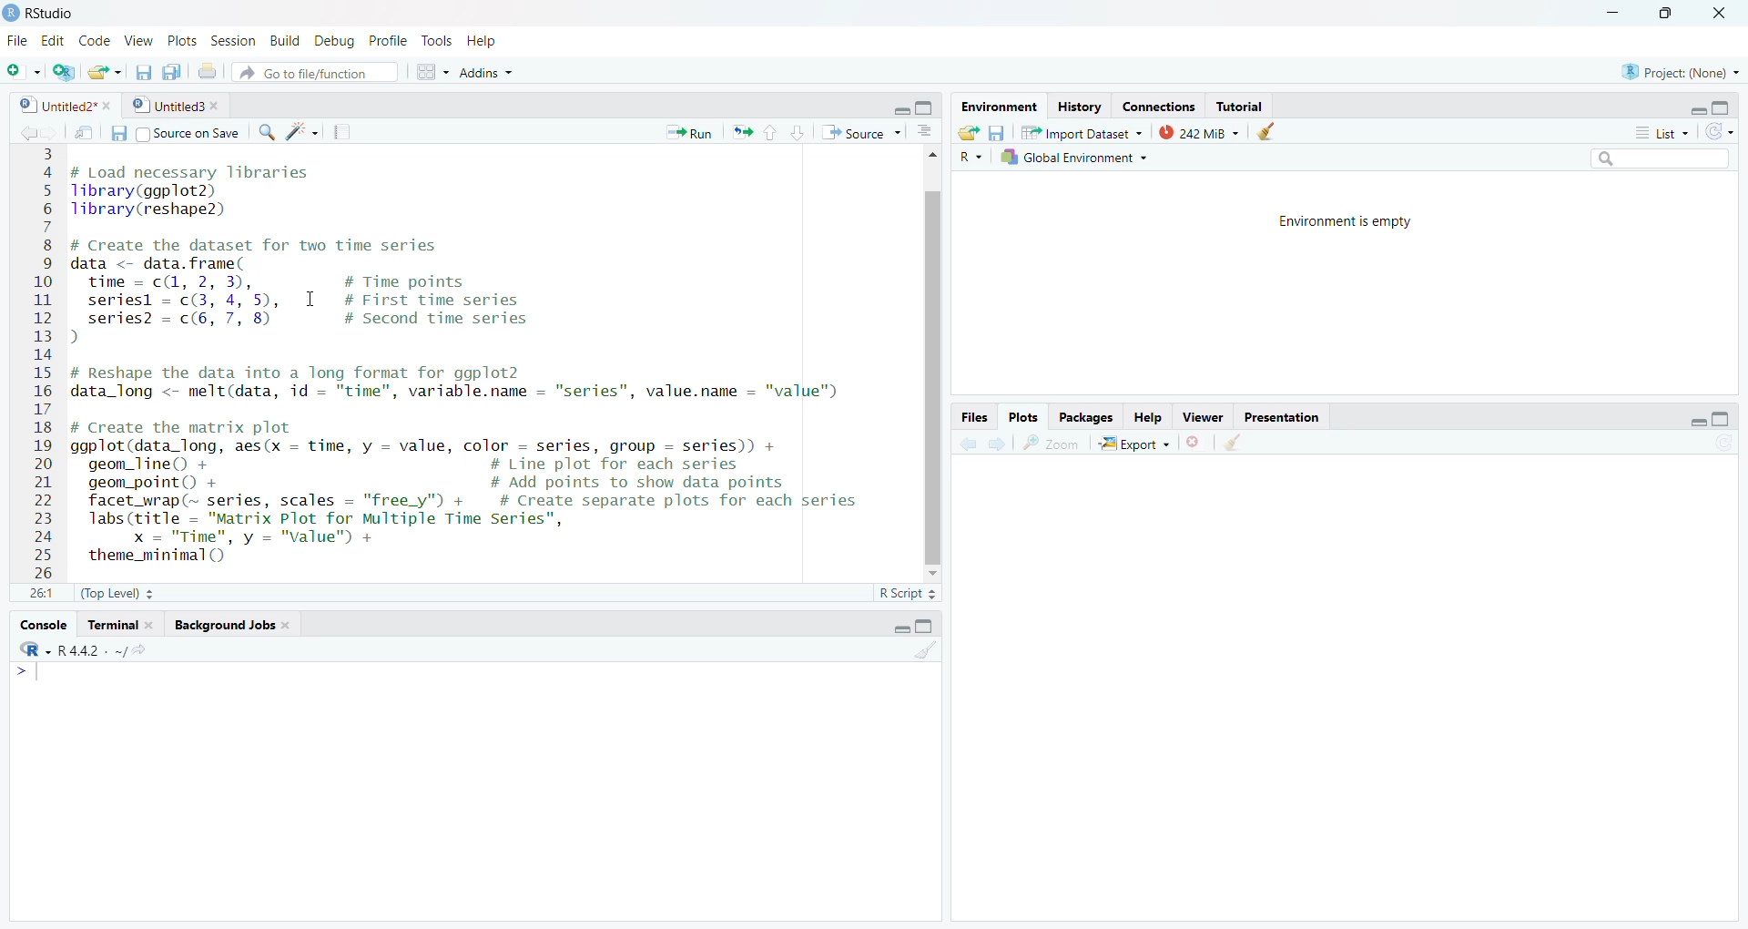 The width and height of the screenshot is (1748, 929). I want to click on move forward, so click(997, 443).